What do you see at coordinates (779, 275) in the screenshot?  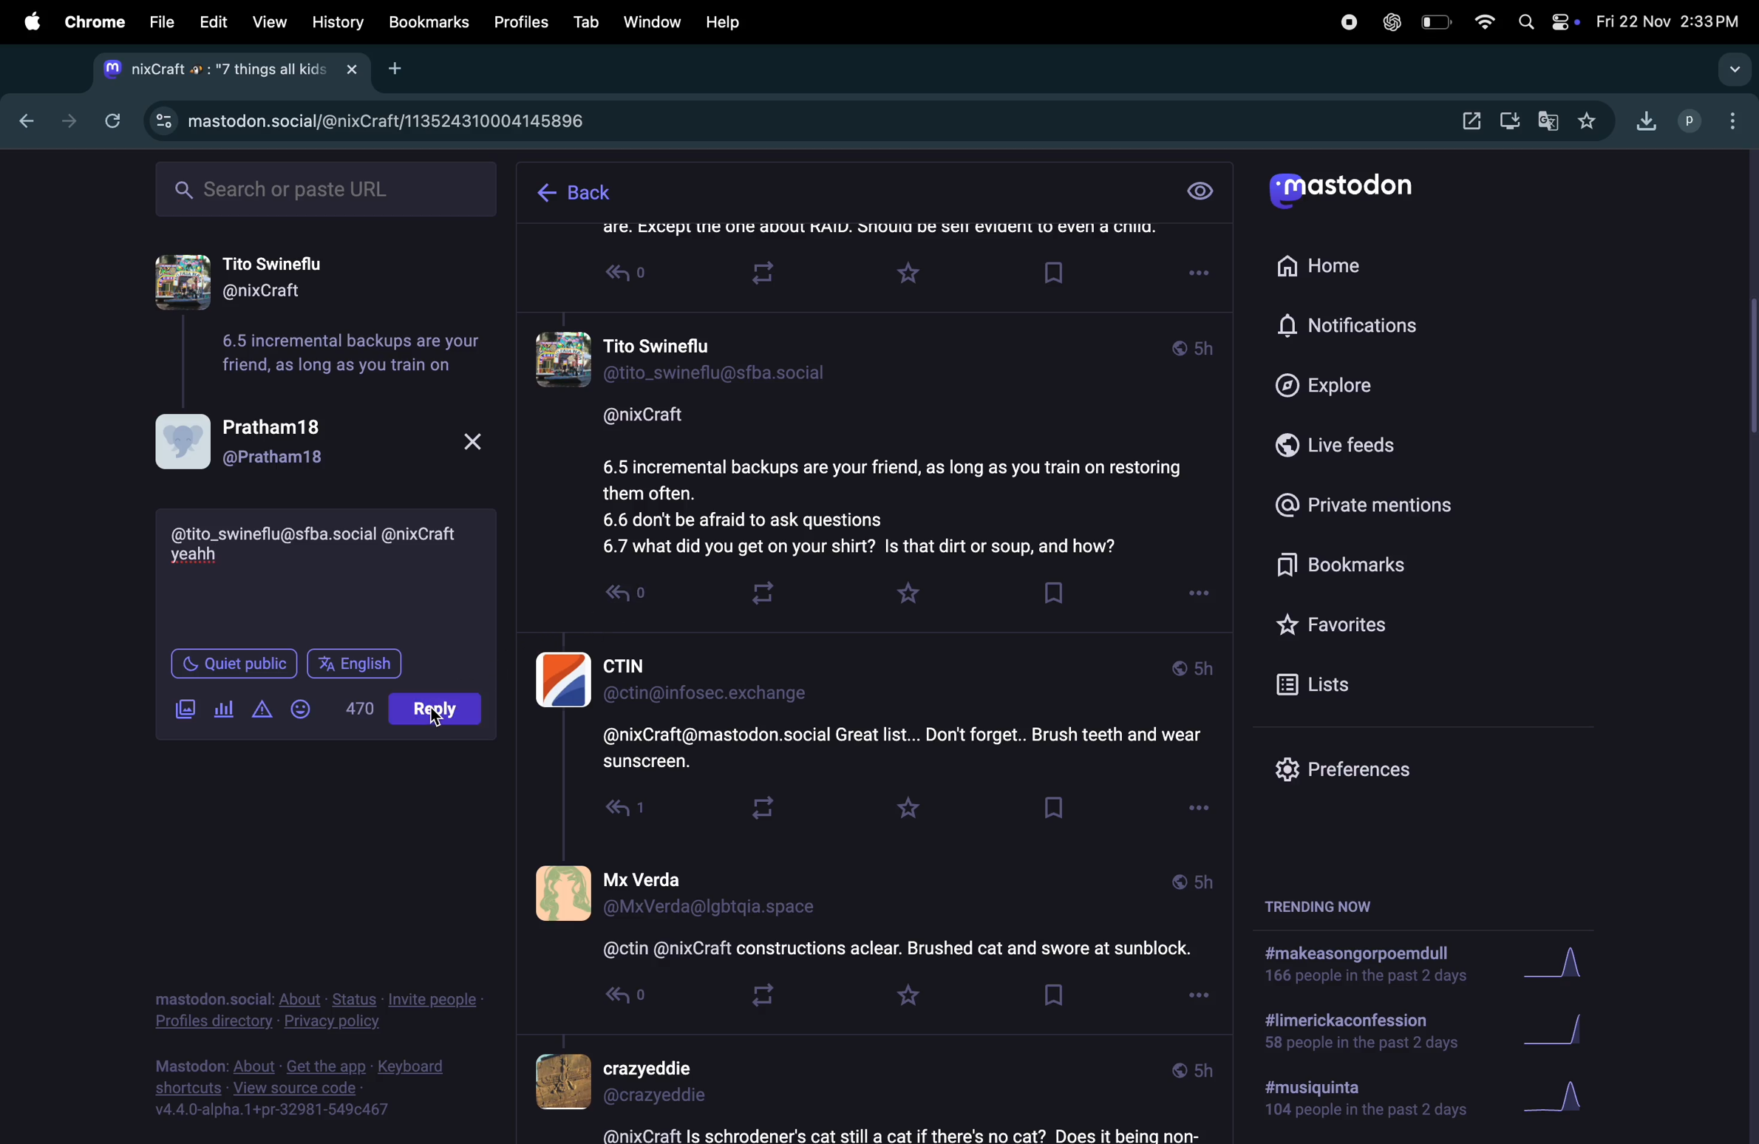 I see `Loop` at bounding box center [779, 275].